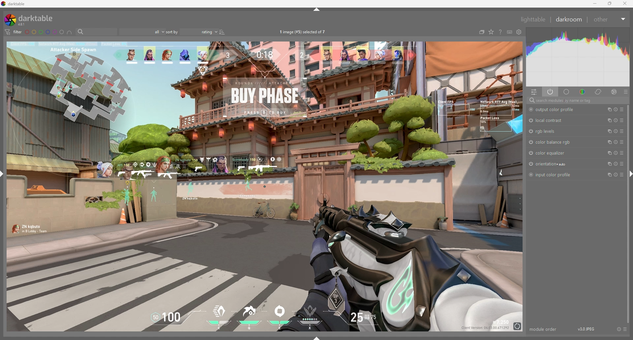 This screenshot has height=340, width=633. I want to click on module order, so click(543, 329).